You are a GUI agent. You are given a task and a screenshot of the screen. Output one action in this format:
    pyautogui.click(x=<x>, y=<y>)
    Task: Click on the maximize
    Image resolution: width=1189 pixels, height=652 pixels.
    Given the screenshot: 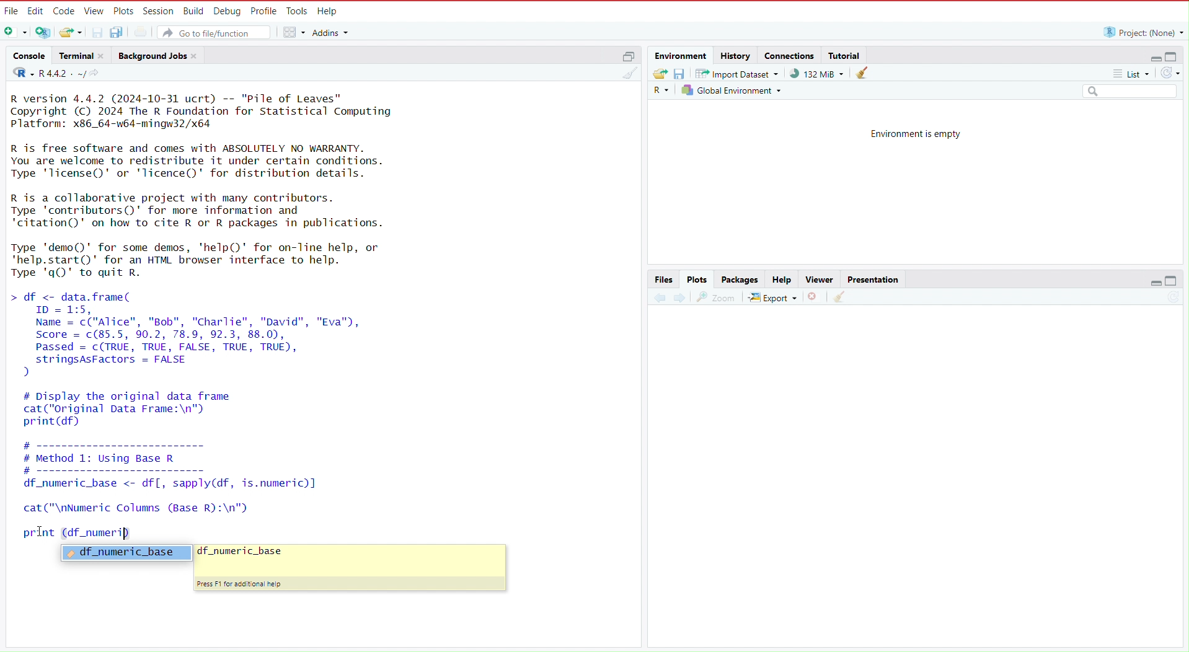 What is the action you would take?
    pyautogui.click(x=1177, y=55)
    